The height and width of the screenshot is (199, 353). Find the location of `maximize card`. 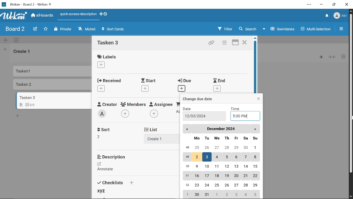

maximize card is located at coordinates (236, 43).